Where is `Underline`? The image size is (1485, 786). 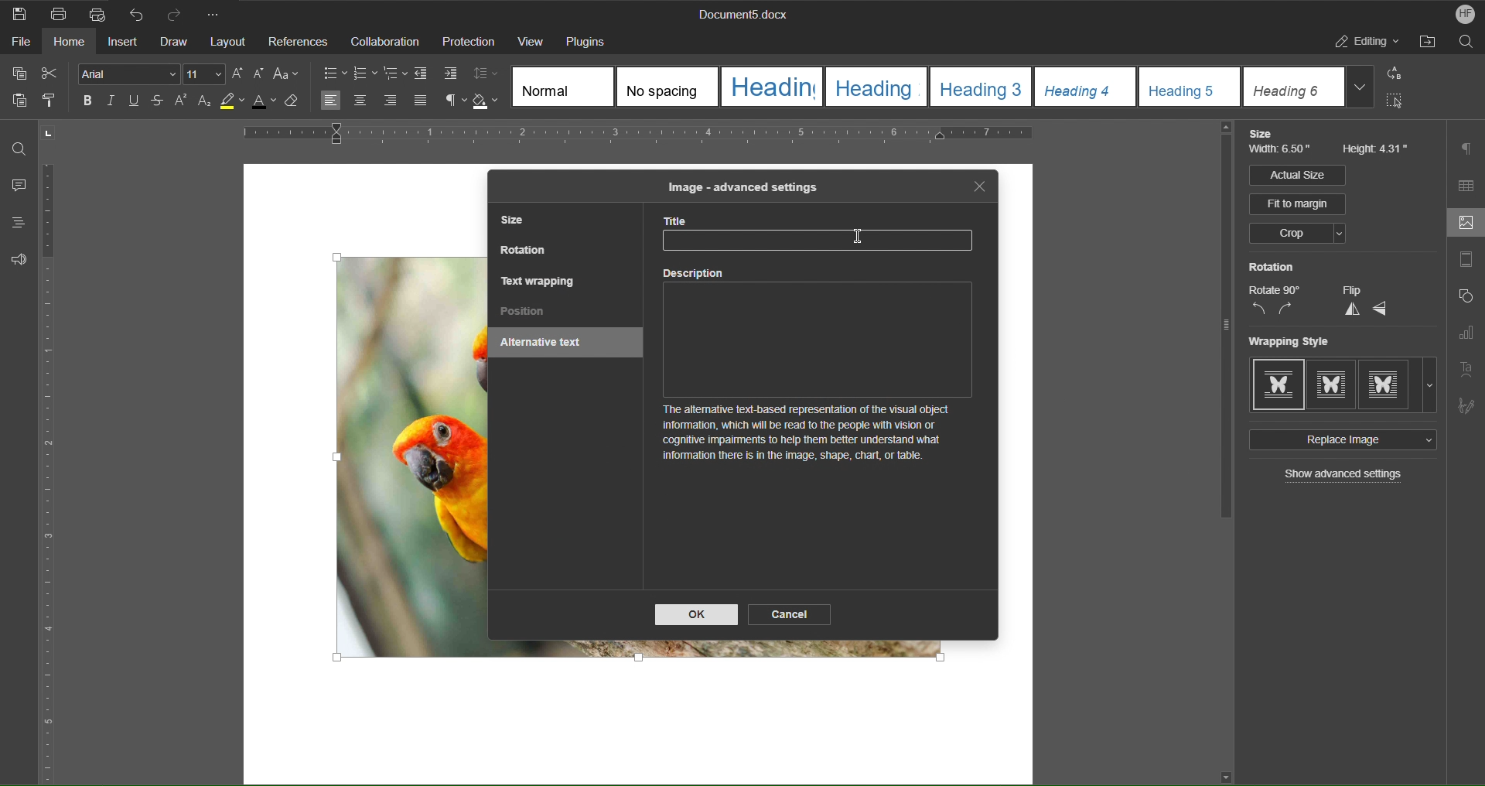 Underline is located at coordinates (138, 102).